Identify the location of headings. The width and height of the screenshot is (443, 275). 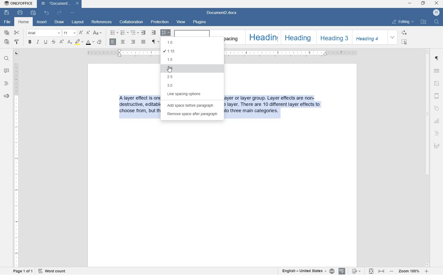
(6, 84).